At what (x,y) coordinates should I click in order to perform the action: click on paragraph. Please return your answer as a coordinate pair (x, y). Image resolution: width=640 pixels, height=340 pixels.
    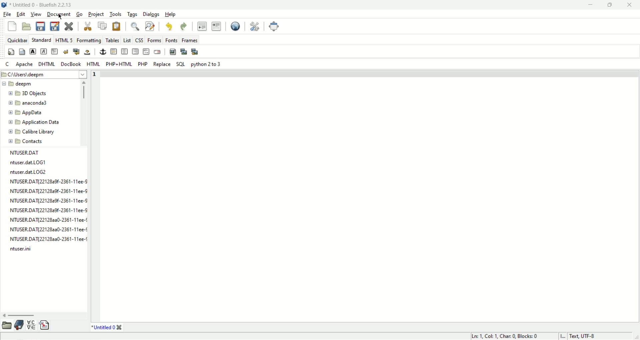
    Looking at the image, I should click on (55, 51).